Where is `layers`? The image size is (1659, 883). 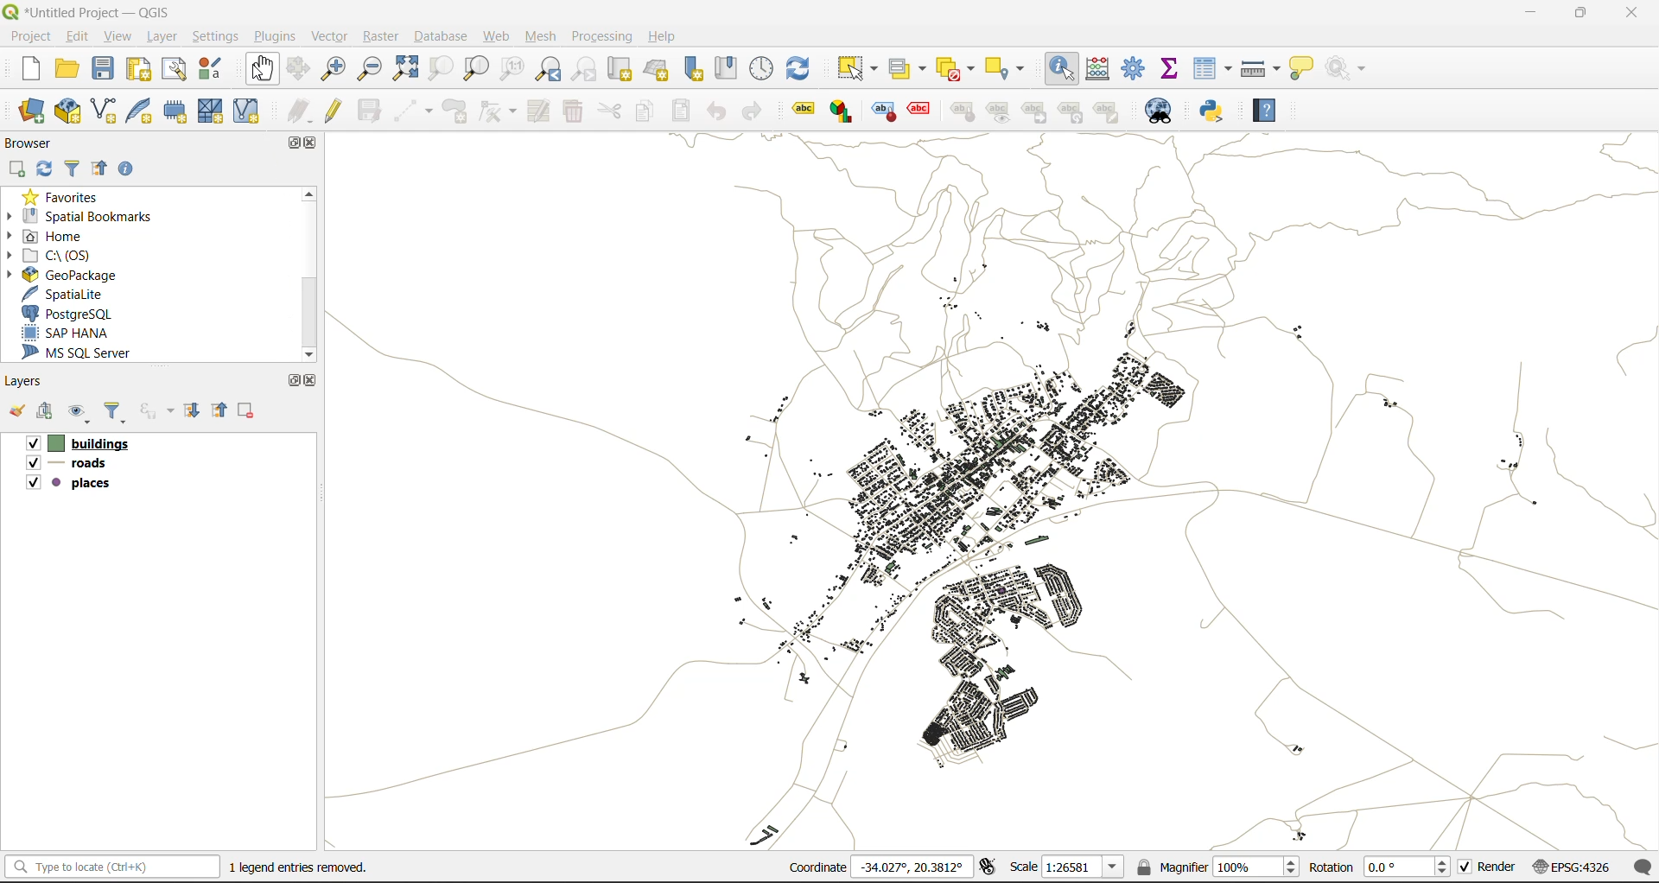
layers is located at coordinates (994, 492).